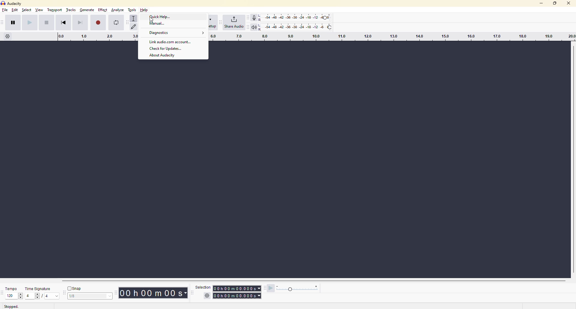 This screenshot has width=576, height=309. What do you see at coordinates (115, 23) in the screenshot?
I see `enable looping` at bounding box center [115, 23].